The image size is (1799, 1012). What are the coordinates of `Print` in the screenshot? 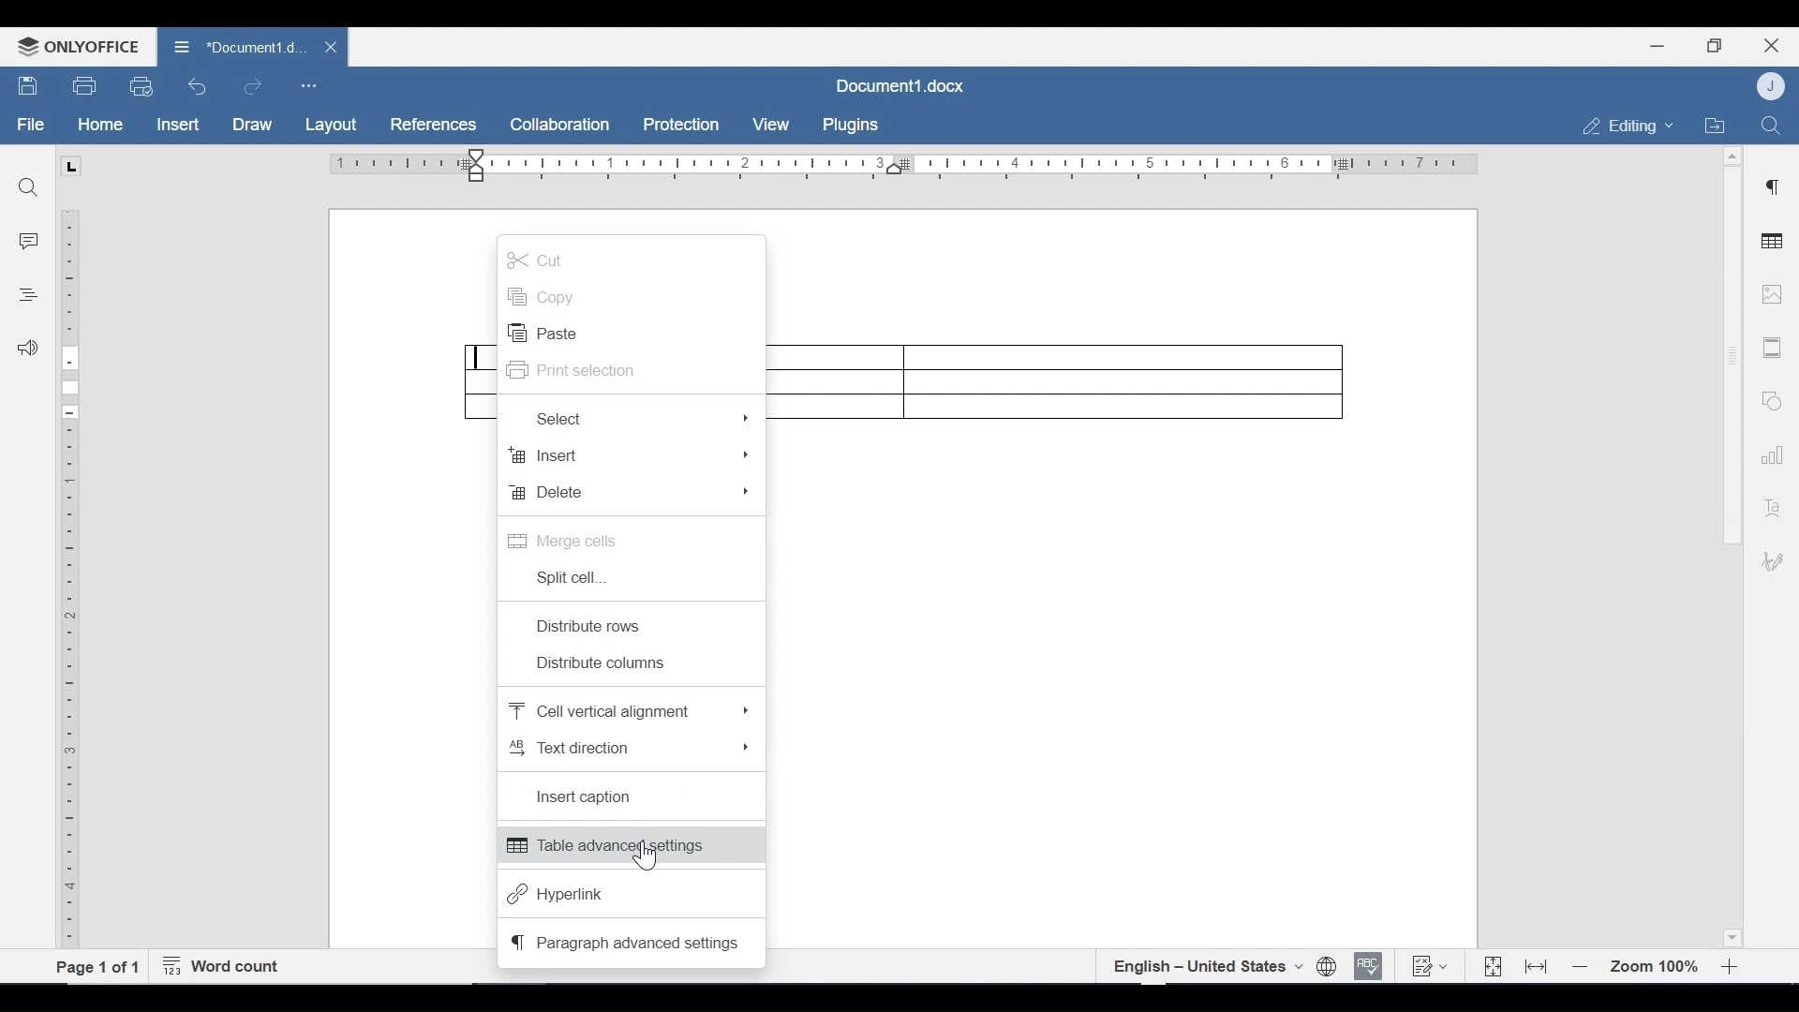 It's located at (85, 86).